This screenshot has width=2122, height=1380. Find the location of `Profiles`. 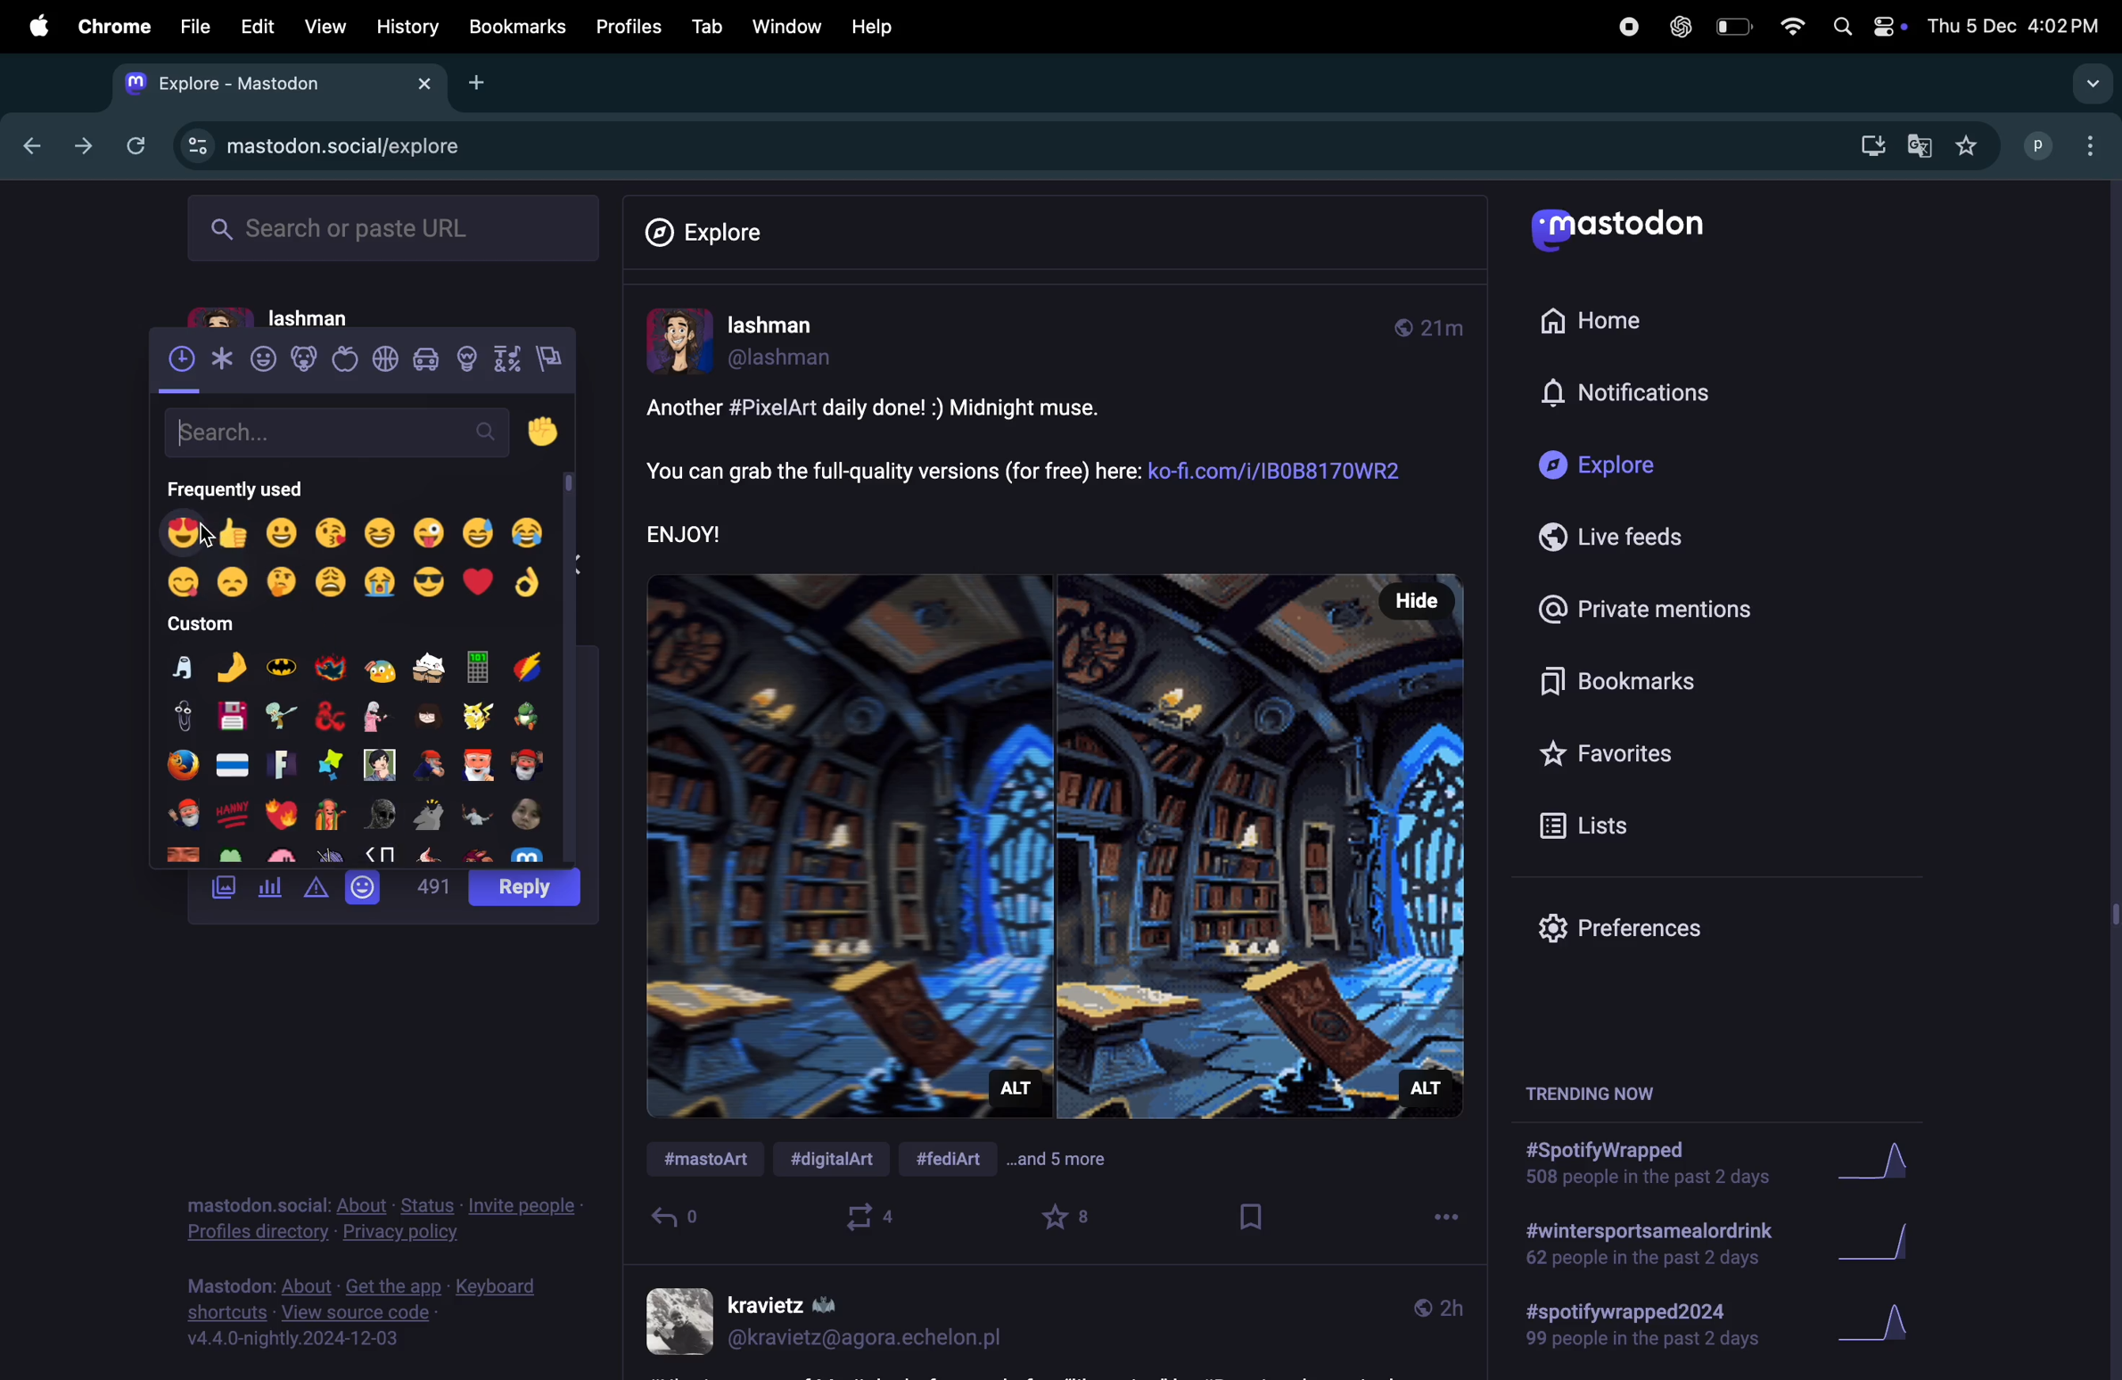

Profiles is located at coordinates (630, 26).